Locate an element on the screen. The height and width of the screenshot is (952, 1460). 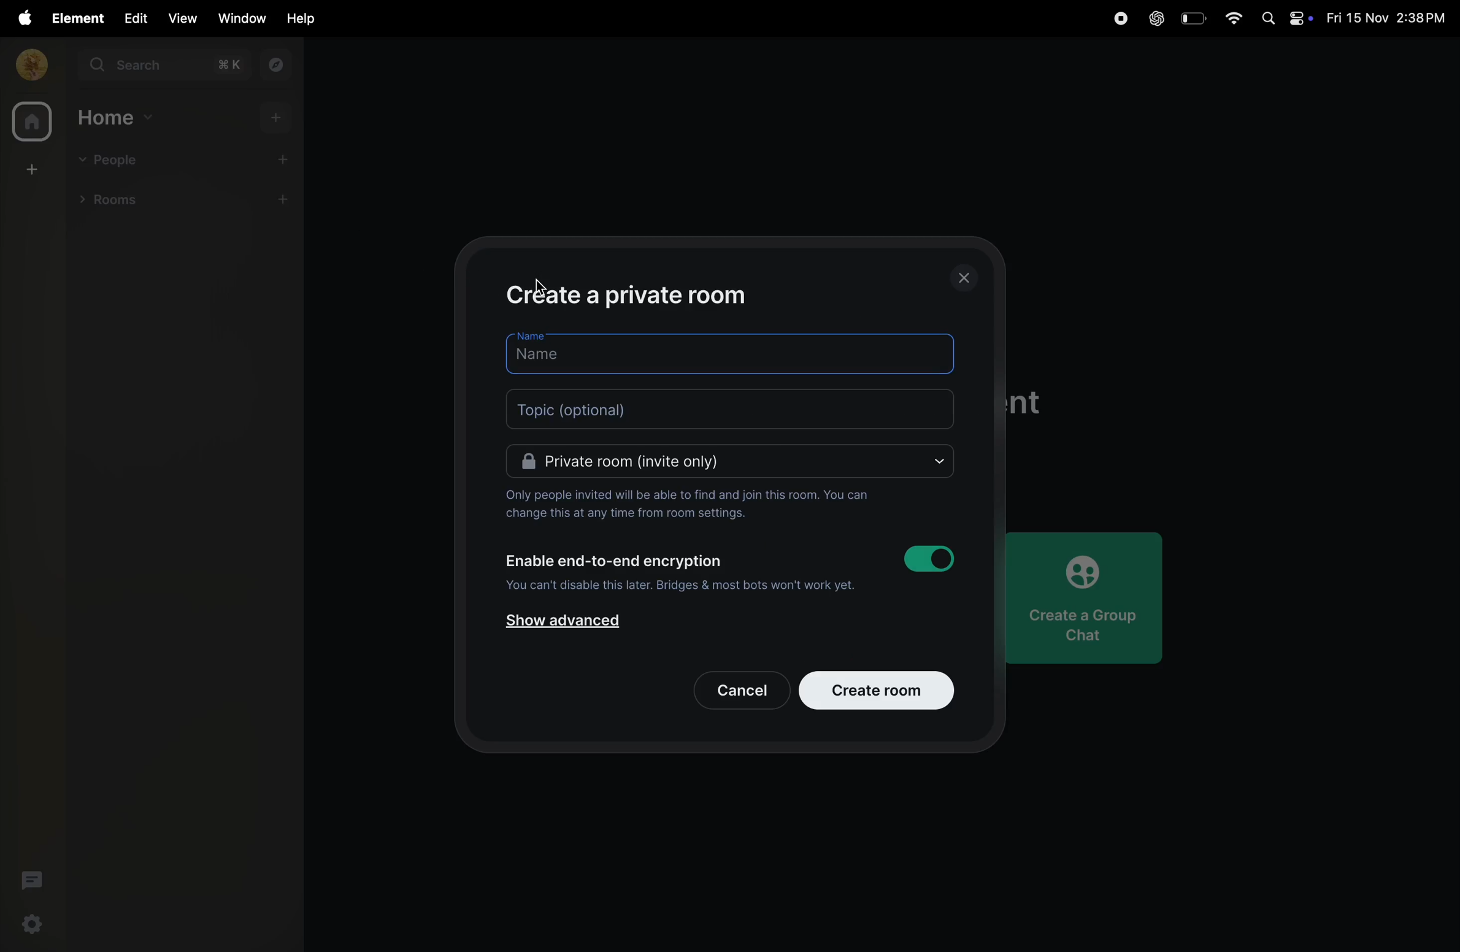
Private room(invite only) is located at coordinates (737, 461).